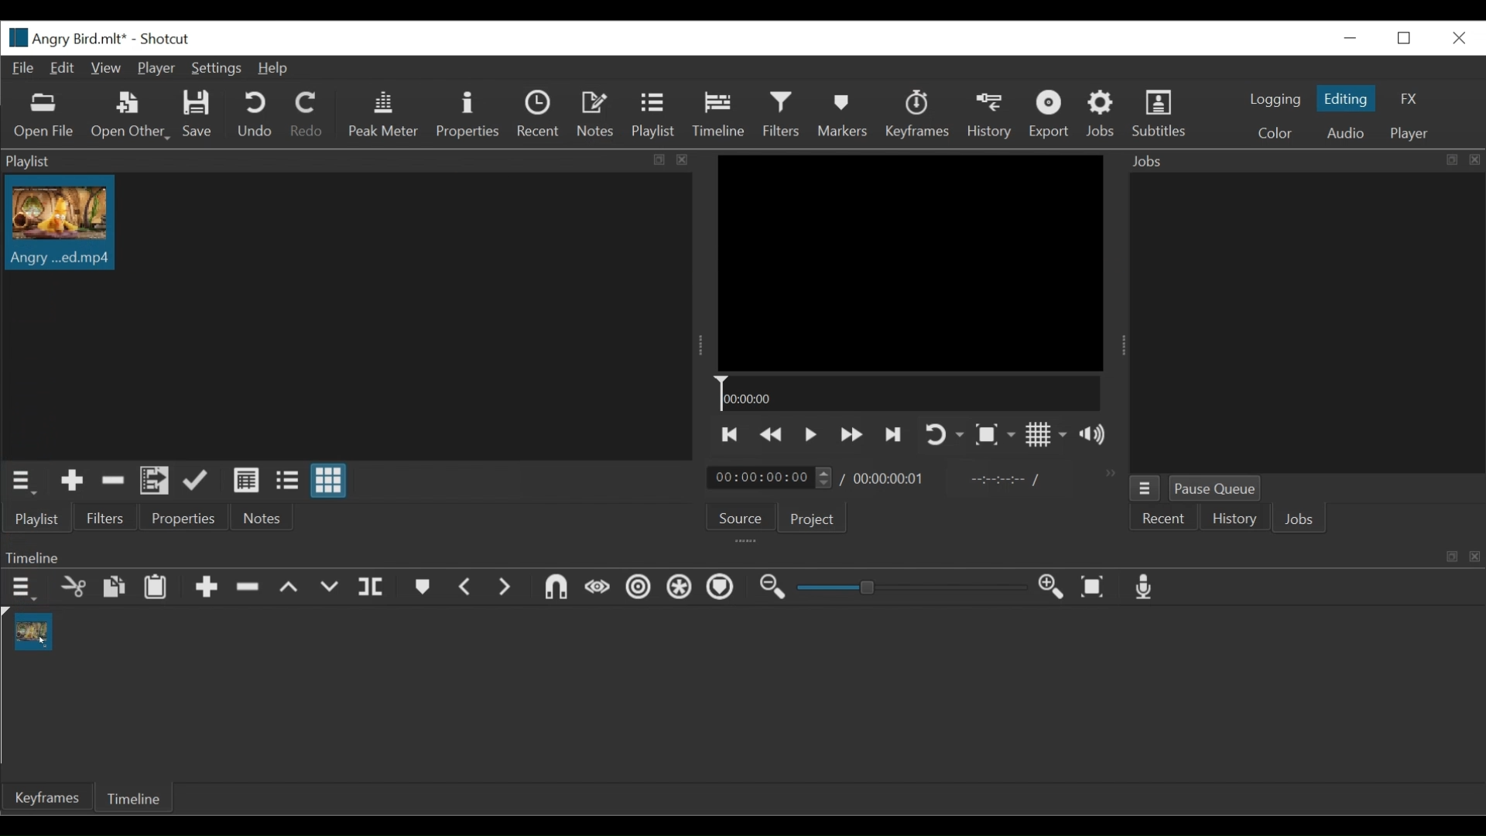 The width and height of the screenshot is (1486, 836). I want to click on Markers, so click(844, 115).